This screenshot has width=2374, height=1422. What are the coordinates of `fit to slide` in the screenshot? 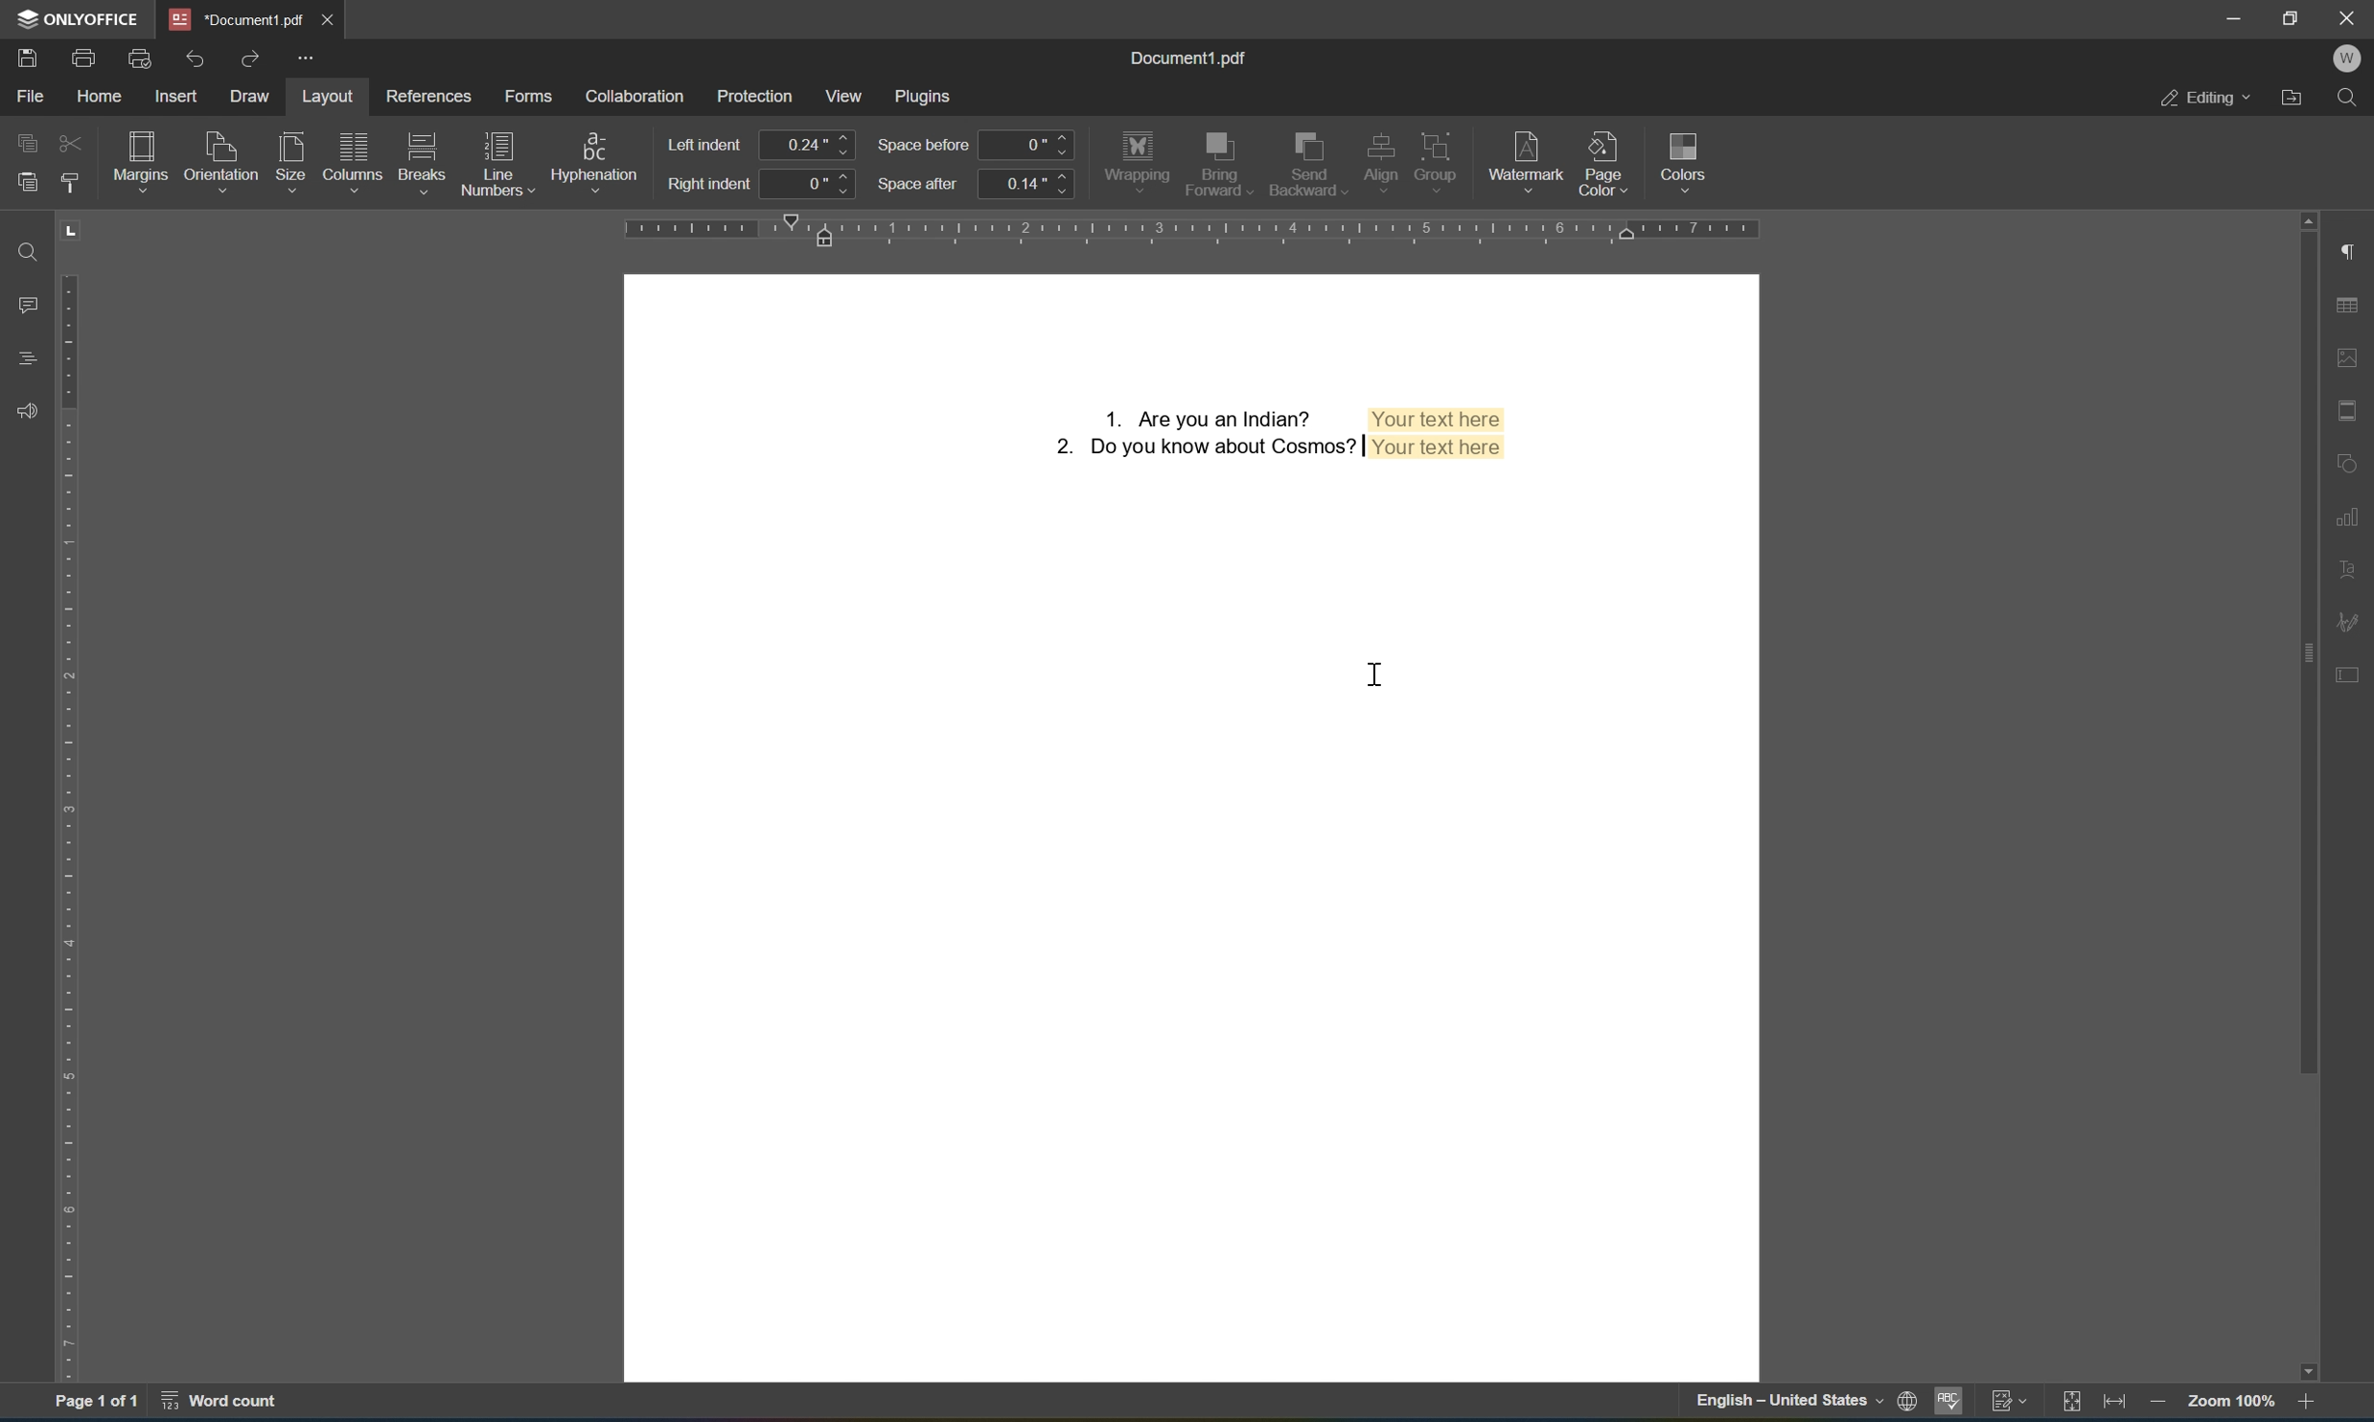 It's located at (2067, 1403).